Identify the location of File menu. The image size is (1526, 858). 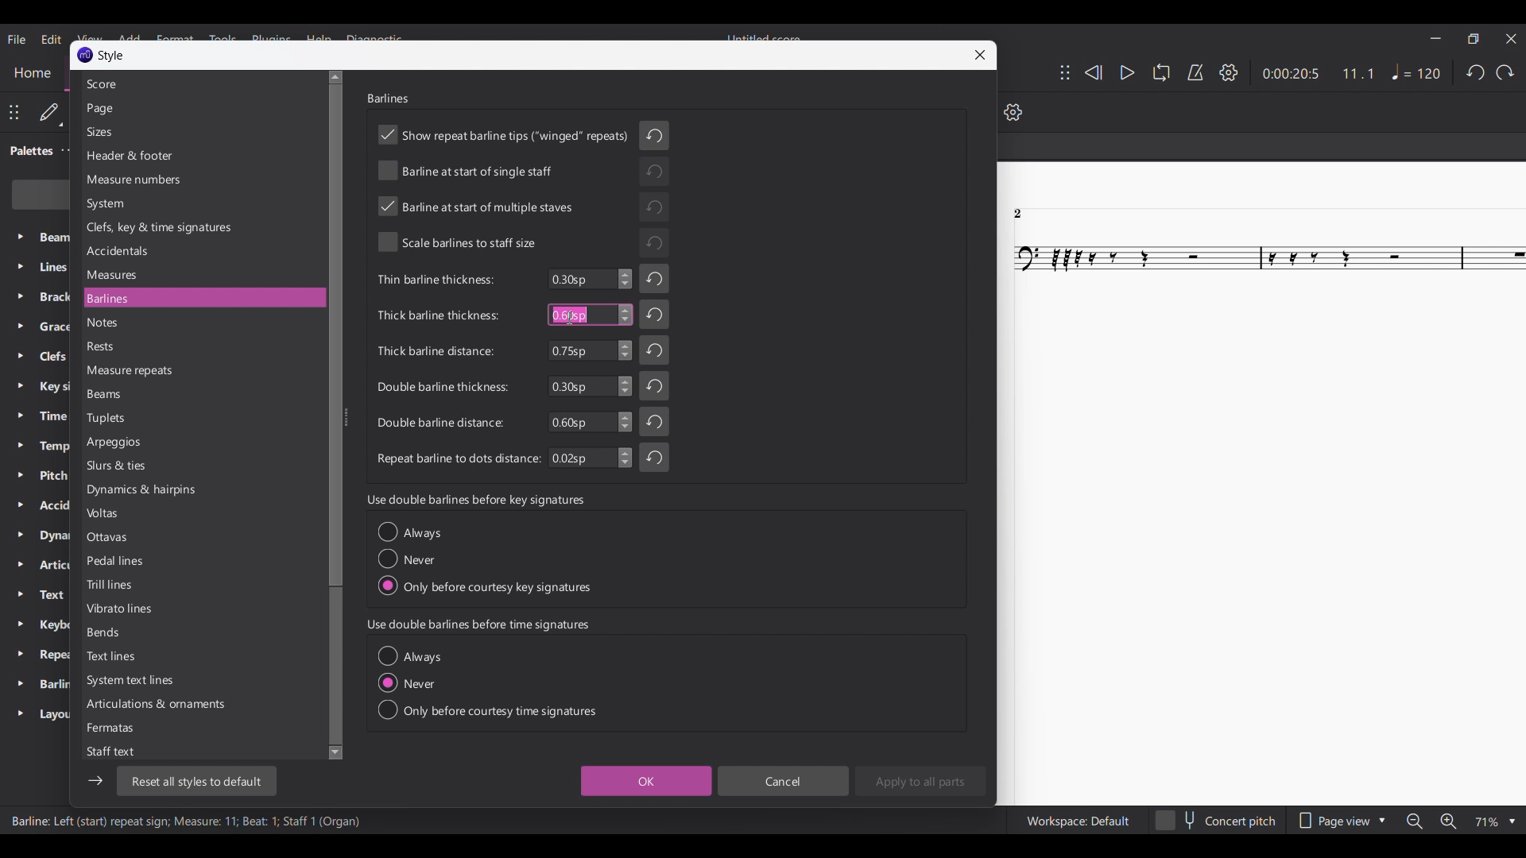
(17, 40).